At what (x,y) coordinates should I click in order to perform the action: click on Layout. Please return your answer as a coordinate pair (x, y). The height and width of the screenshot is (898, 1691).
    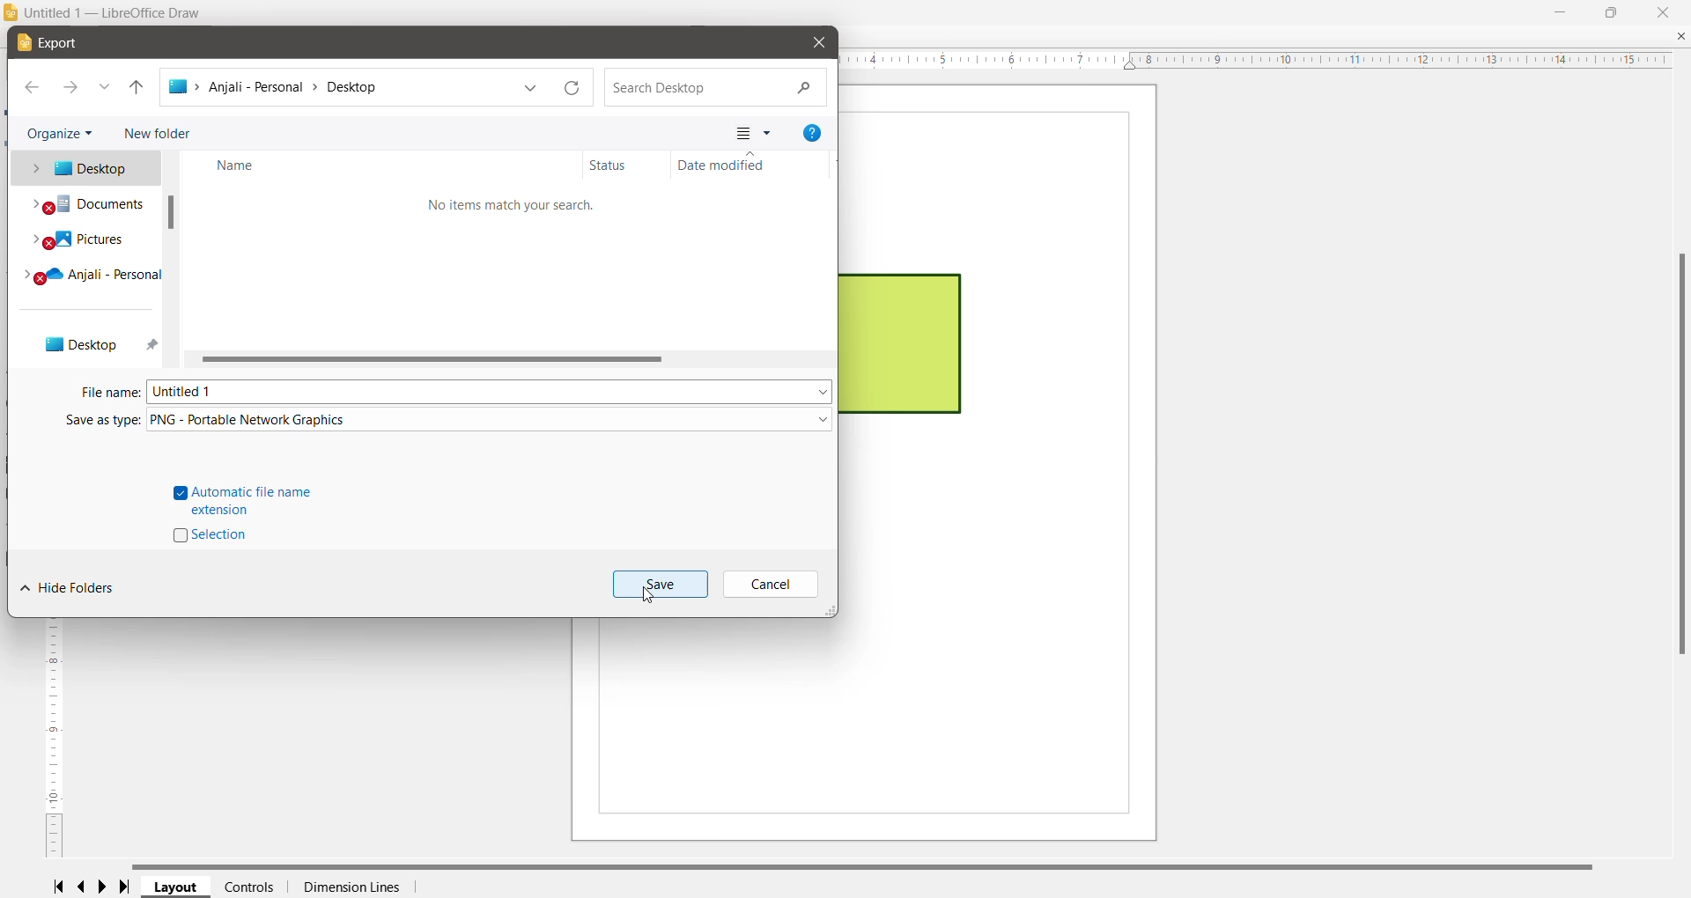
    Looking at the image, I should click on (177, 887).